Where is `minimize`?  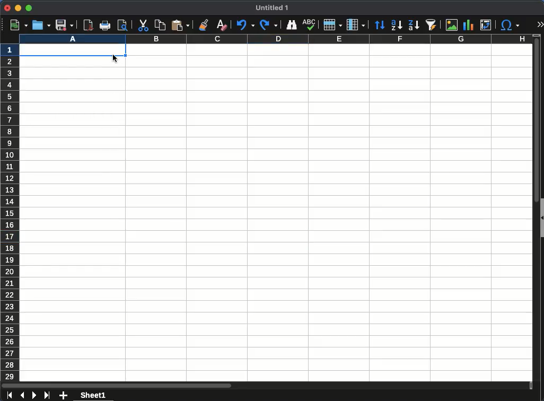
minimize is located at coordinates (18, 8).